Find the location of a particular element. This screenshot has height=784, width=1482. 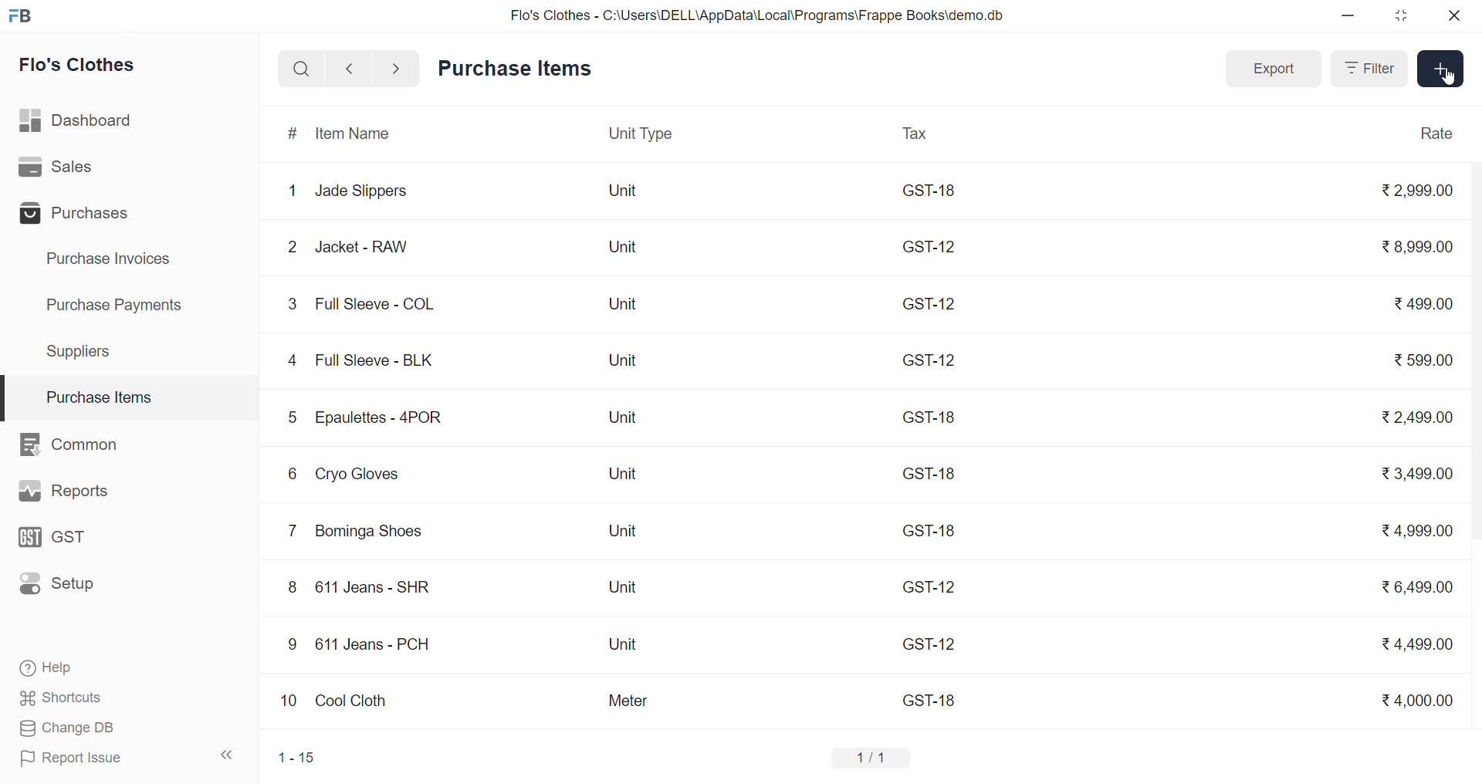

Unit is located at coordinates (626, 360).